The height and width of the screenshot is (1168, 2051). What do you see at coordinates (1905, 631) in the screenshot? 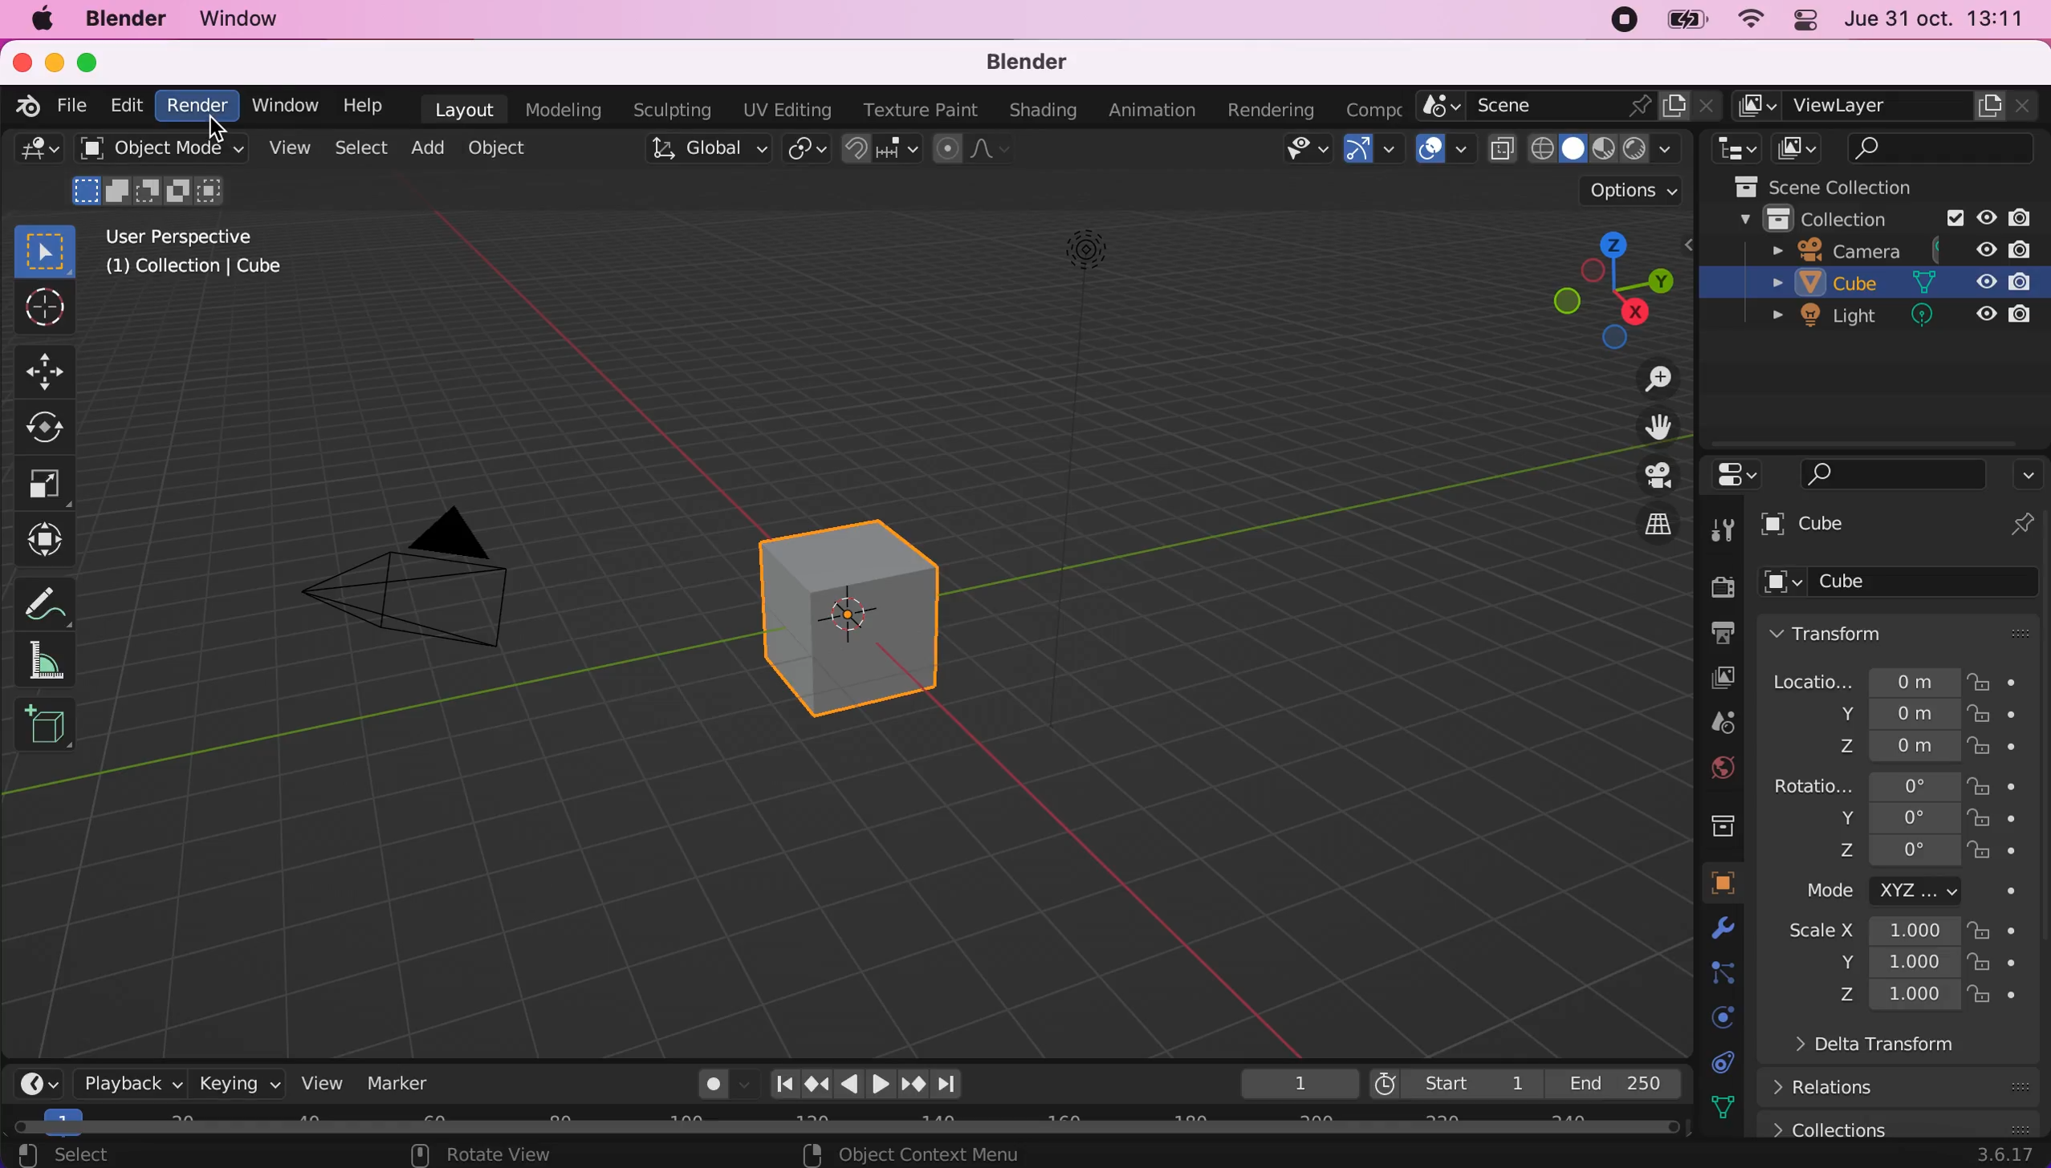
I see `transform ` at bounding box center [1905, 631].